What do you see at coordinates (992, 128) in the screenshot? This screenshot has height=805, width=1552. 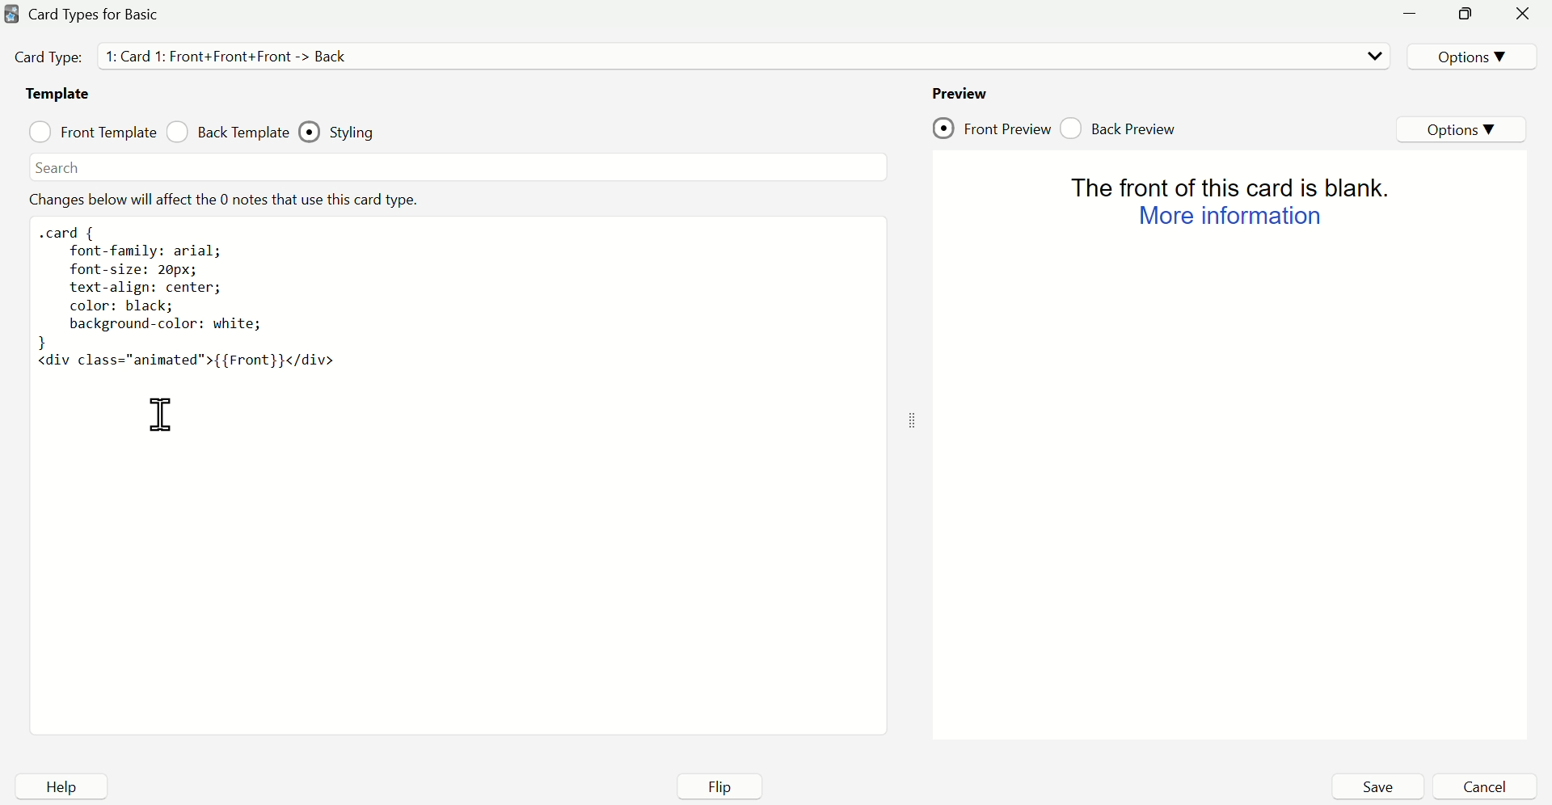 I see `Front Preview` at bounding box center [992, 128].